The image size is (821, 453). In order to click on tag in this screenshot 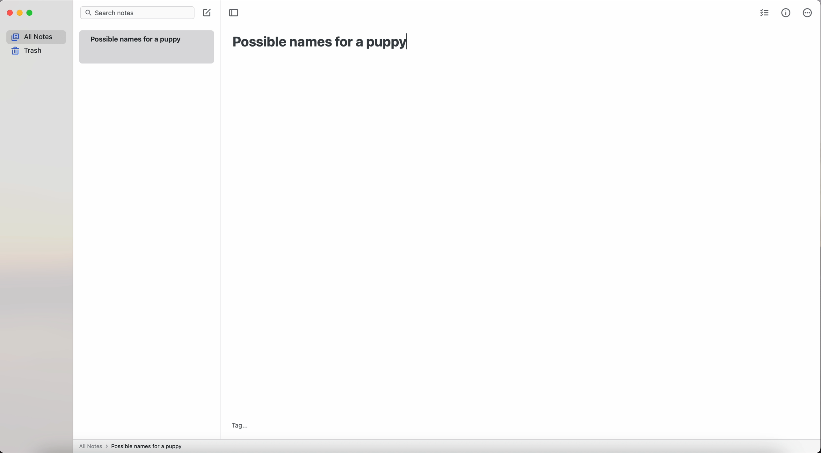, I will do `click(239, 425)`.